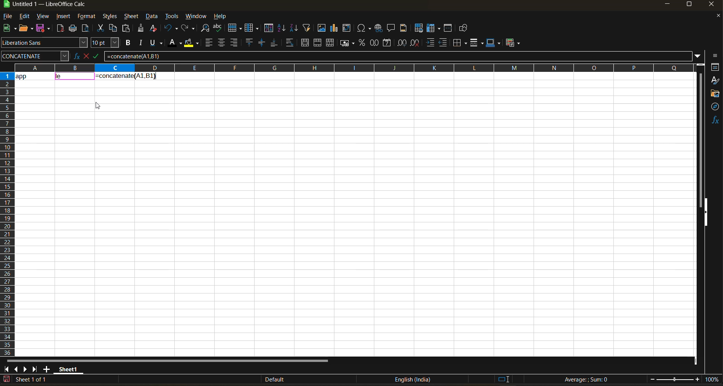 The image size is (723, 386). What do you see at coordinates (380, 28) in the screenshot?
I see `insert hyperlink` at bounding box center [380, 28].